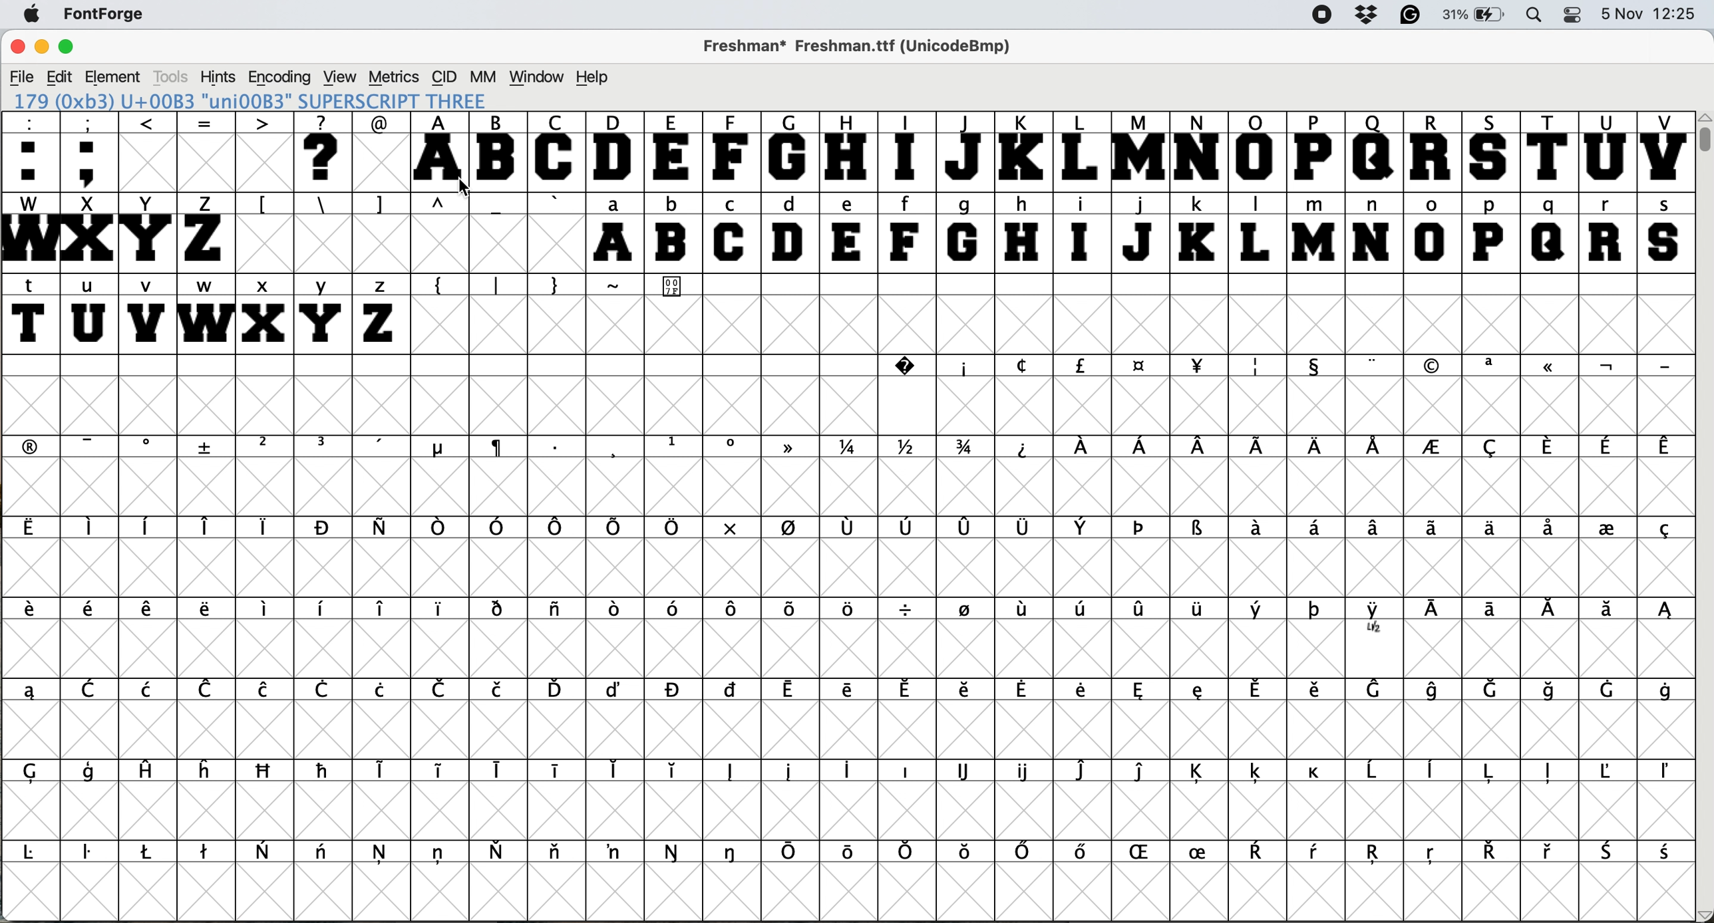 The height and width of the screenshot is (923, 1714). Describe the element at coordinates (440, 205) in the screenshot. I see `^` at that location.